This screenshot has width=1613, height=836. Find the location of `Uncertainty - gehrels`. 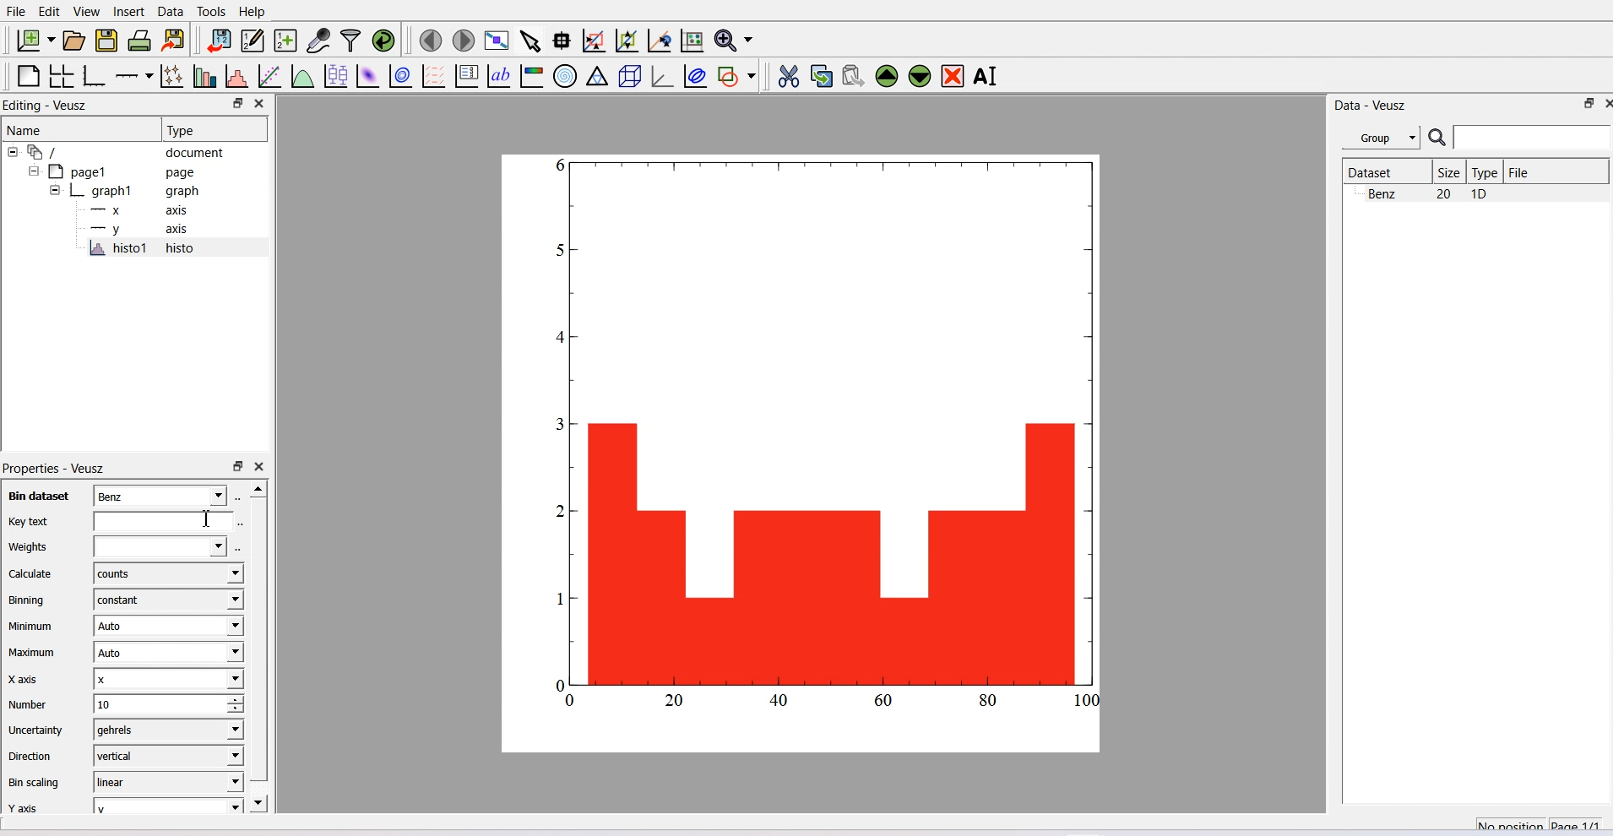

Uncertainty - gehrels is located at coordinates (122, 729).